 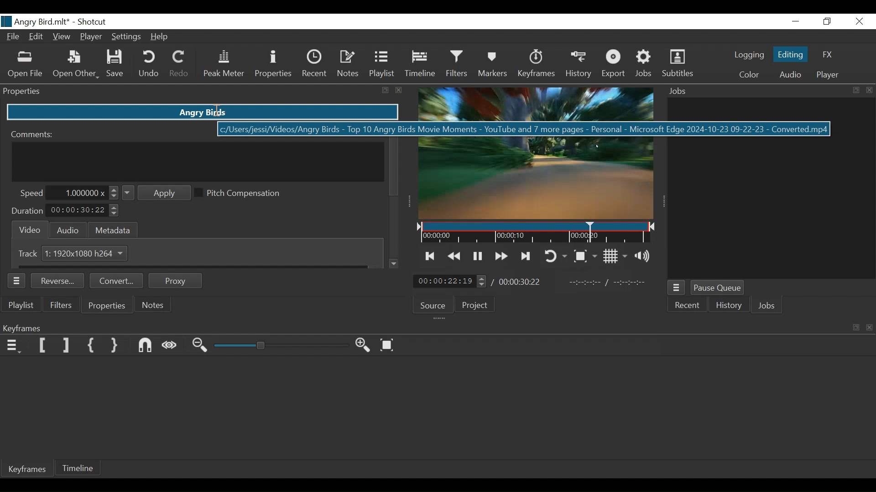 I want to click on Audio, so click(x=68, y=230).